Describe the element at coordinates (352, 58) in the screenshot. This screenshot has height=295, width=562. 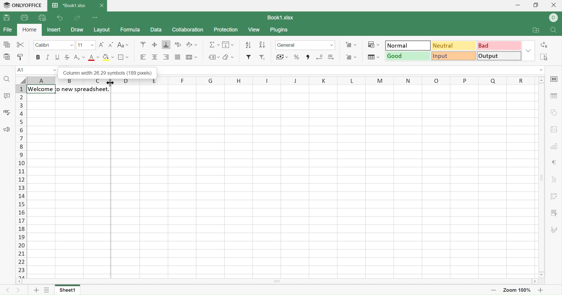
I see `Remove cells` at that location.